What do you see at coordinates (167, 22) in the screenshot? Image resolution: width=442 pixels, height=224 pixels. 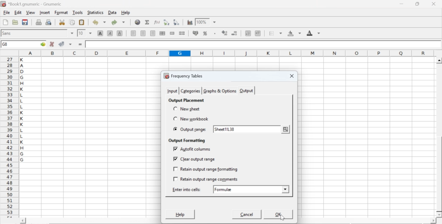 I see `Sort the selected region in ascending order based on the first column selected` at bounding box center [167, 22].